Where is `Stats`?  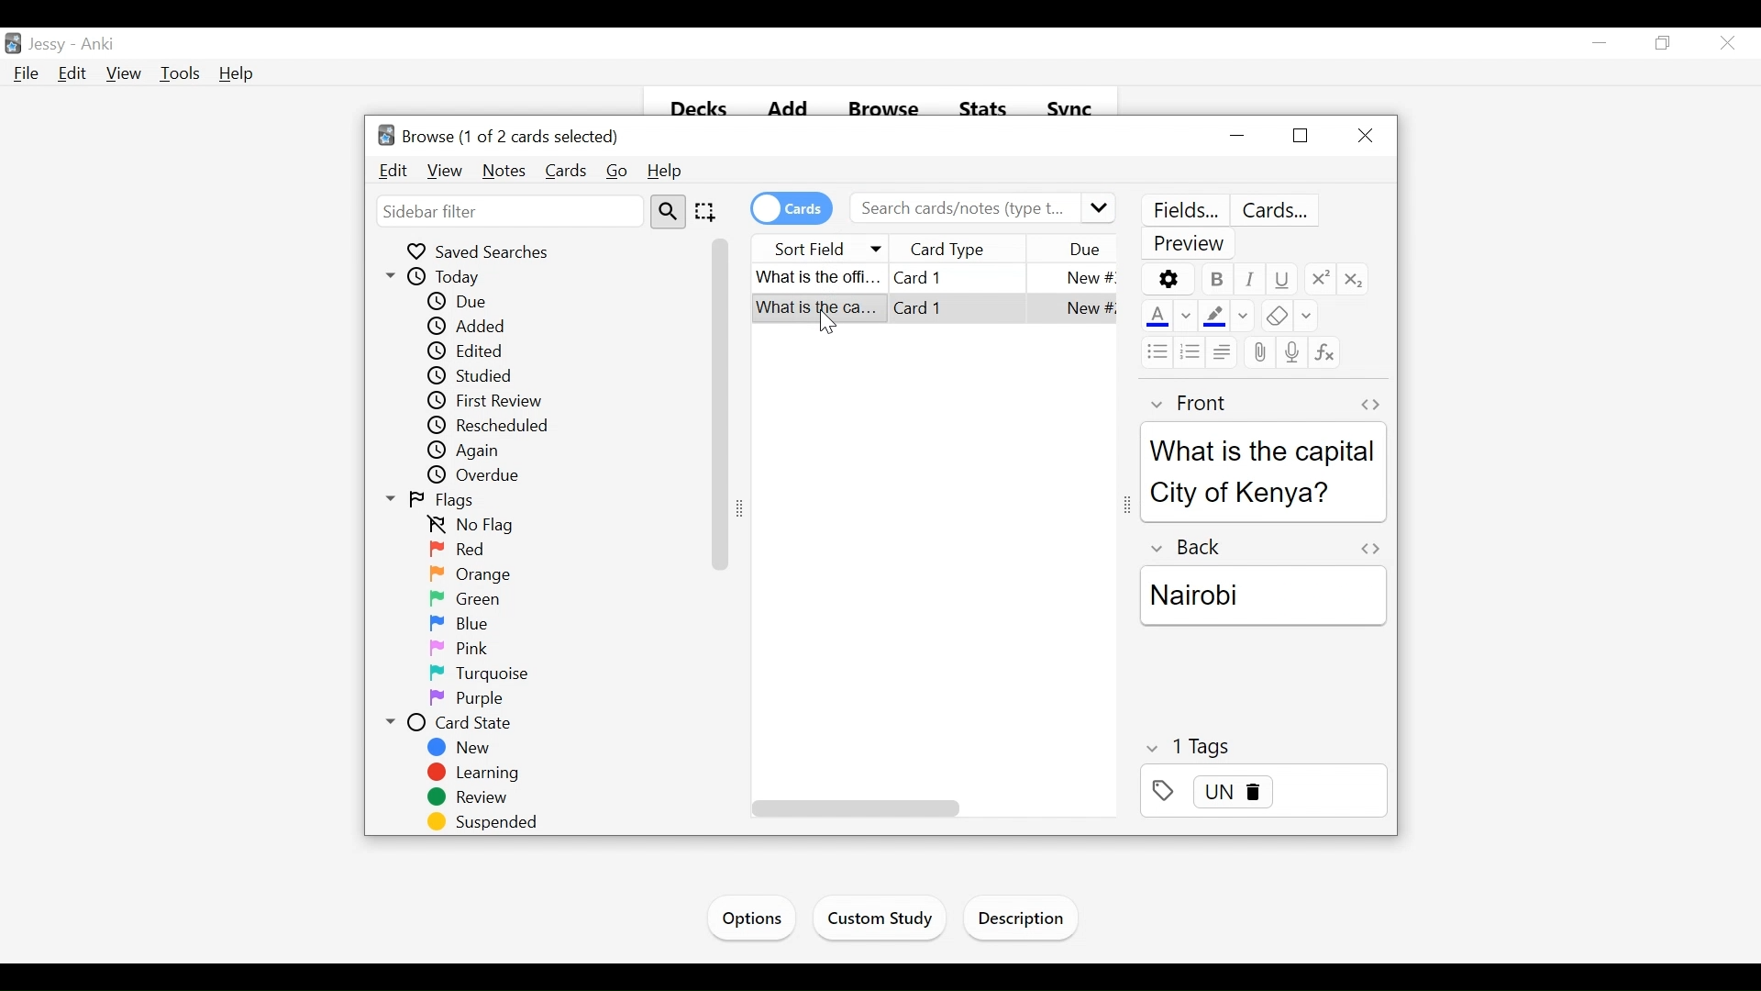 Stats is located at coordinates (981, 112).